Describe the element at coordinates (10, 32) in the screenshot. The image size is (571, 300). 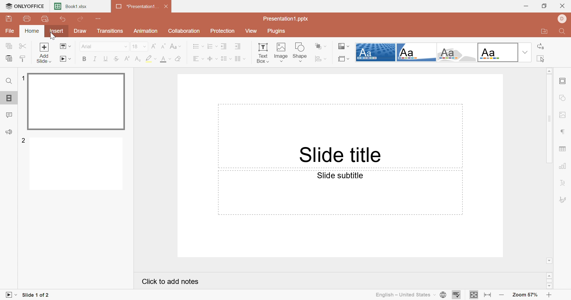
I see `File` at that location.